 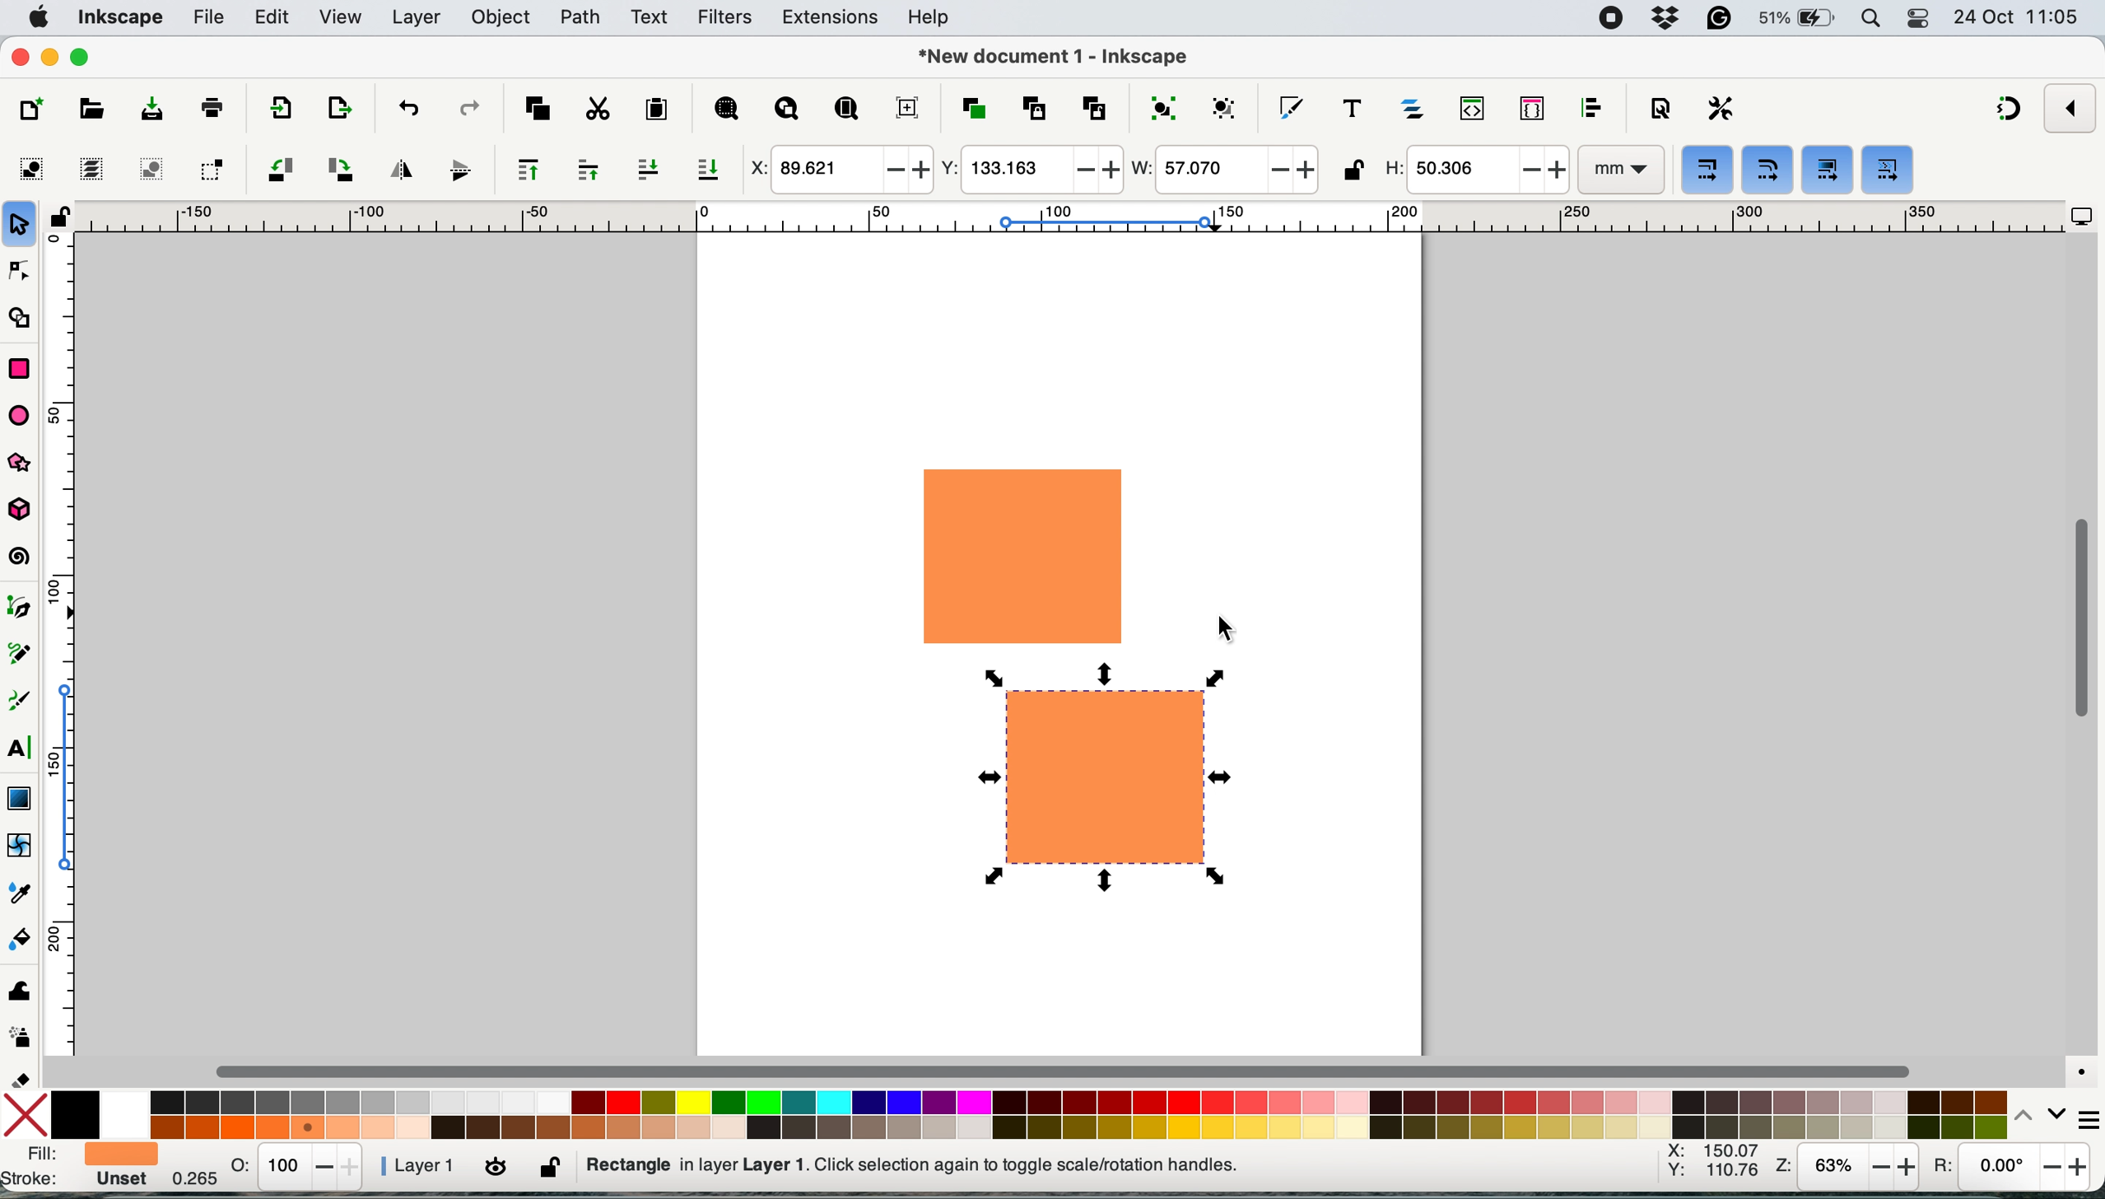 I want to click on zoom selection, so click(x=724, y=110).